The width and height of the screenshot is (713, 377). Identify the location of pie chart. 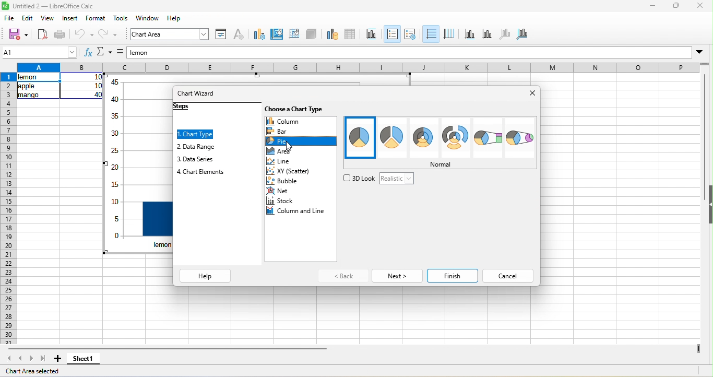
(361, 138).